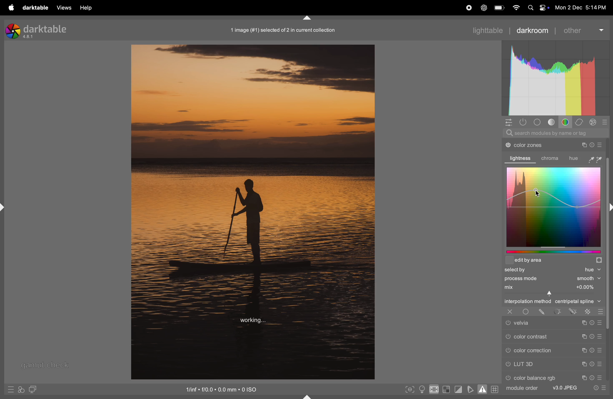 This screenshot has height=399, width=613. Describe the element at coordinates (422, 389) in the screenshot. I see `toggle clor assment` at that location.